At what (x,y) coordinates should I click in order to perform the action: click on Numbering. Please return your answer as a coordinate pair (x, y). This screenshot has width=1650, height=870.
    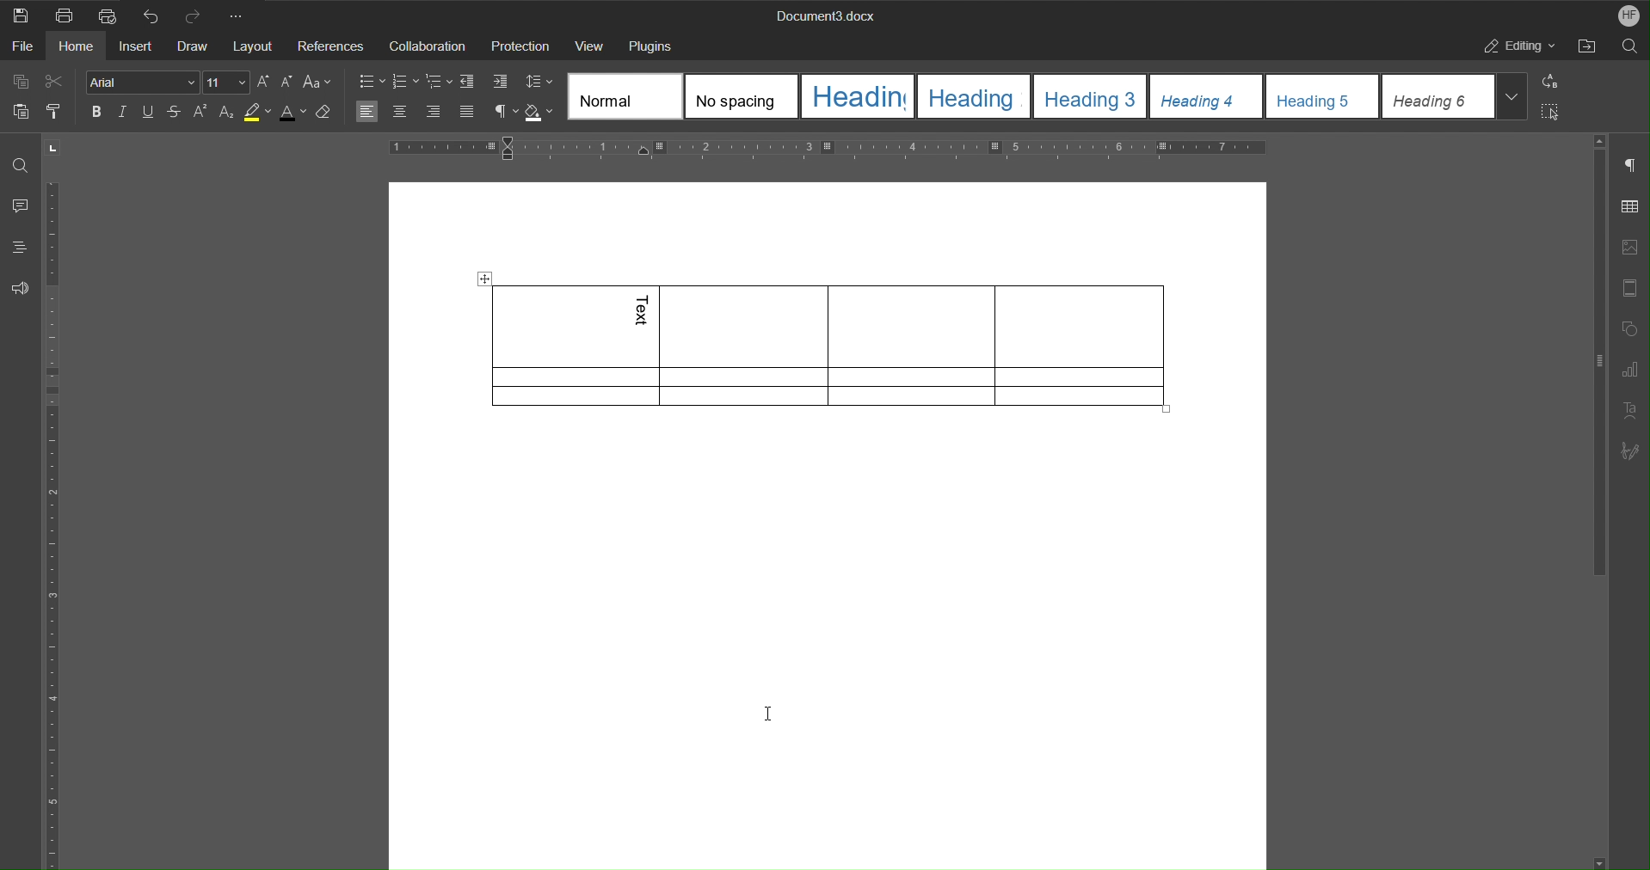
    Looking at the image, I should click on (404, 83).